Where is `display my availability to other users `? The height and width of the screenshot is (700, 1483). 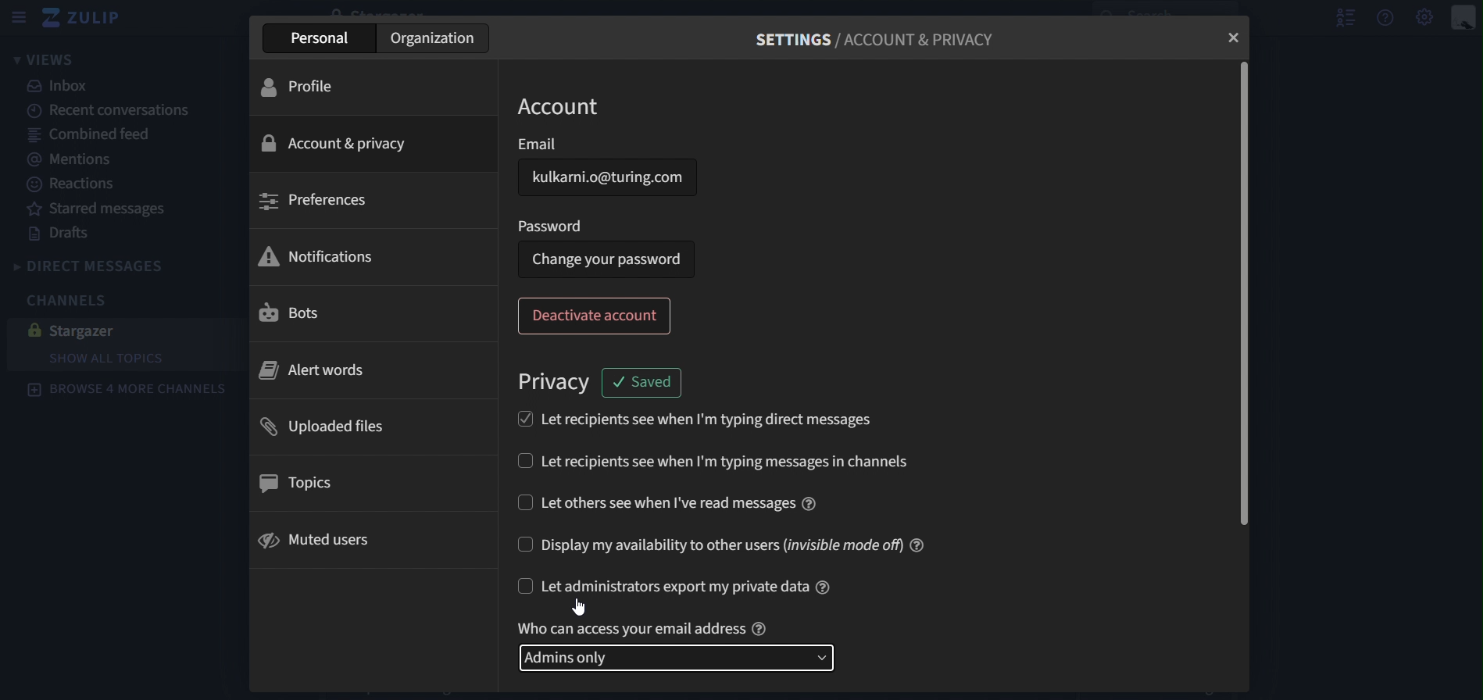
display my availability to other users  is located at coordinates (727, 543).